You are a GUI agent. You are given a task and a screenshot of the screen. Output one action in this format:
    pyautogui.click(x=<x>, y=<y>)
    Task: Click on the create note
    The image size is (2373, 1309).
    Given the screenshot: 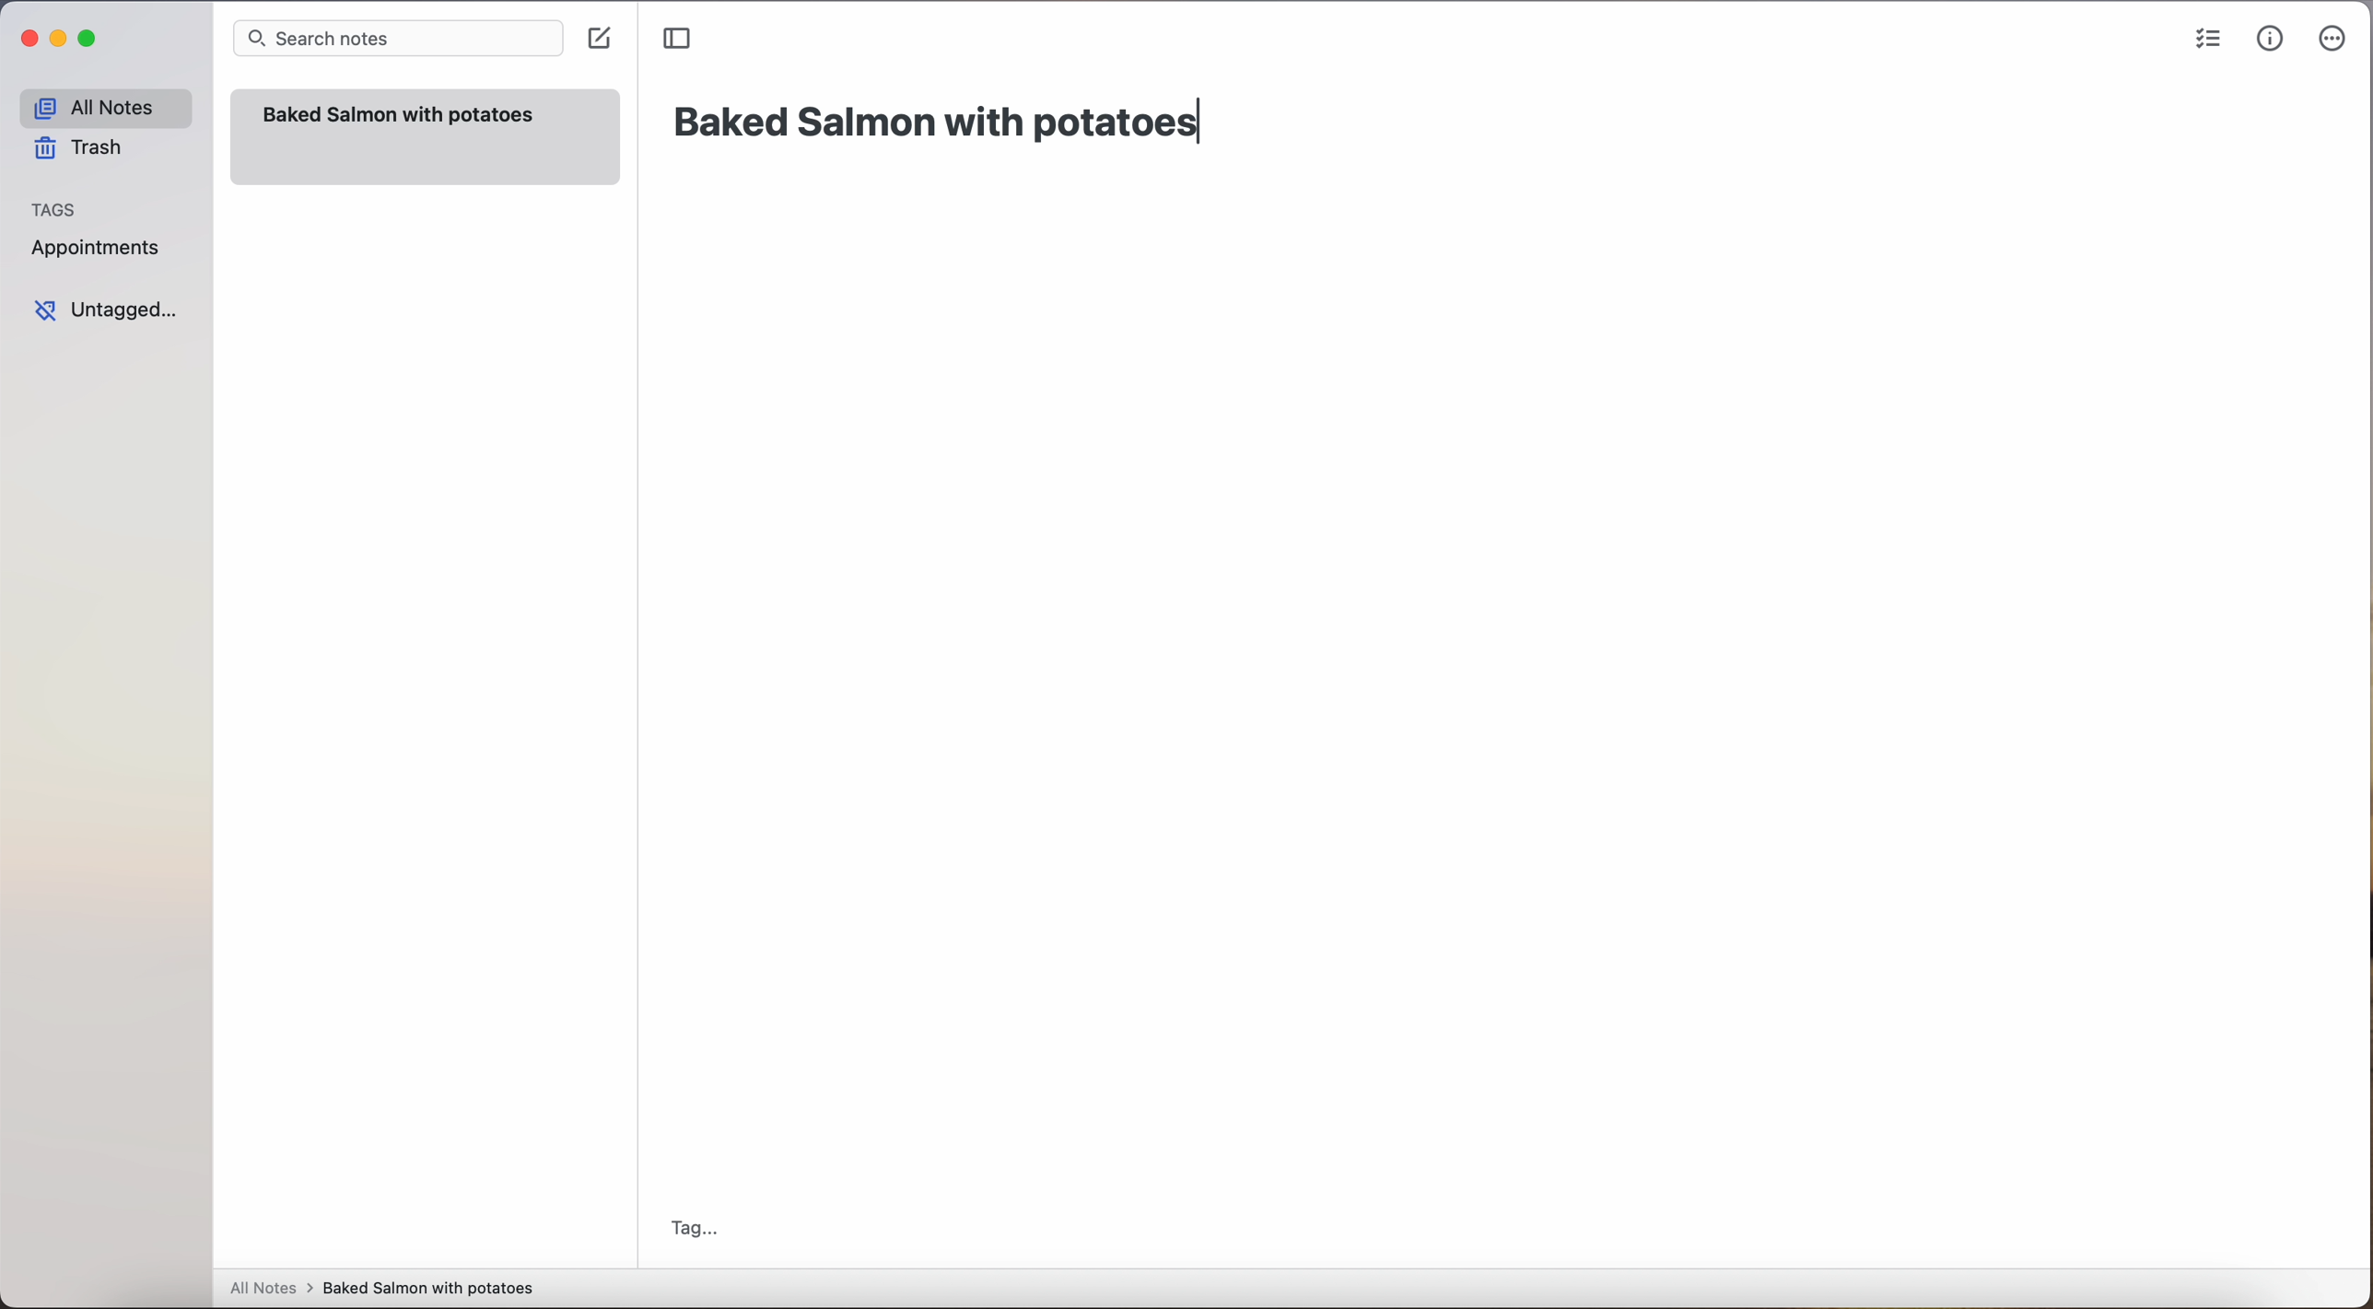 What is the action you would take?
    pyautogui.click(x=596, y=29)
    